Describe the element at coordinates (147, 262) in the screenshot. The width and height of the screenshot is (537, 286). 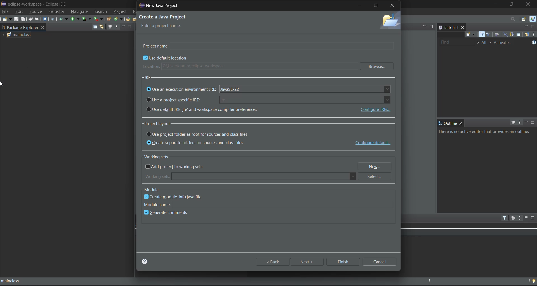
I see `help` at that location.